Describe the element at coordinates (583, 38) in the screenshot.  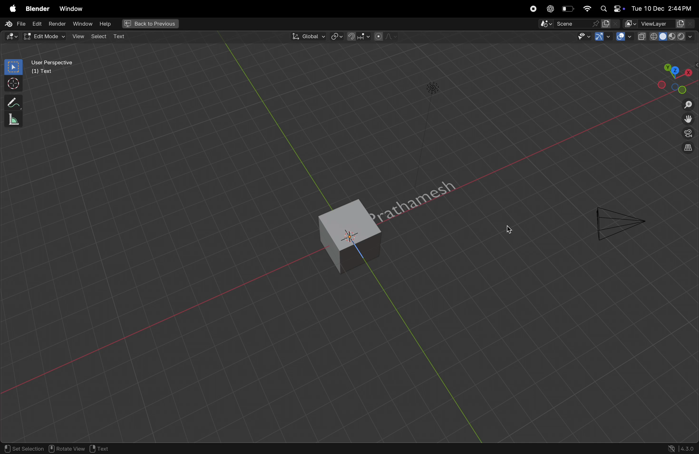
I see `visibility` at that location.